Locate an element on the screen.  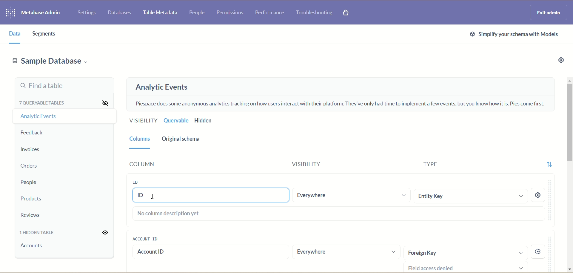
People is located at coordinates (197, 11).